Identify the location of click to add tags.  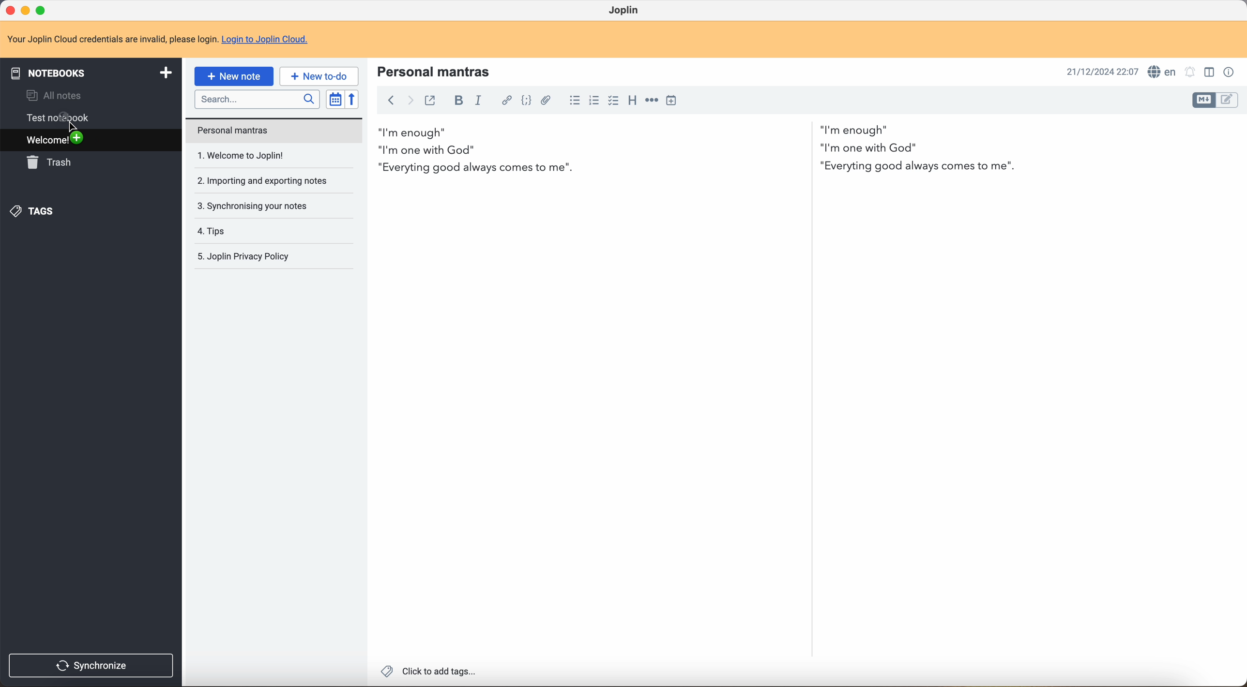
(430, 672).